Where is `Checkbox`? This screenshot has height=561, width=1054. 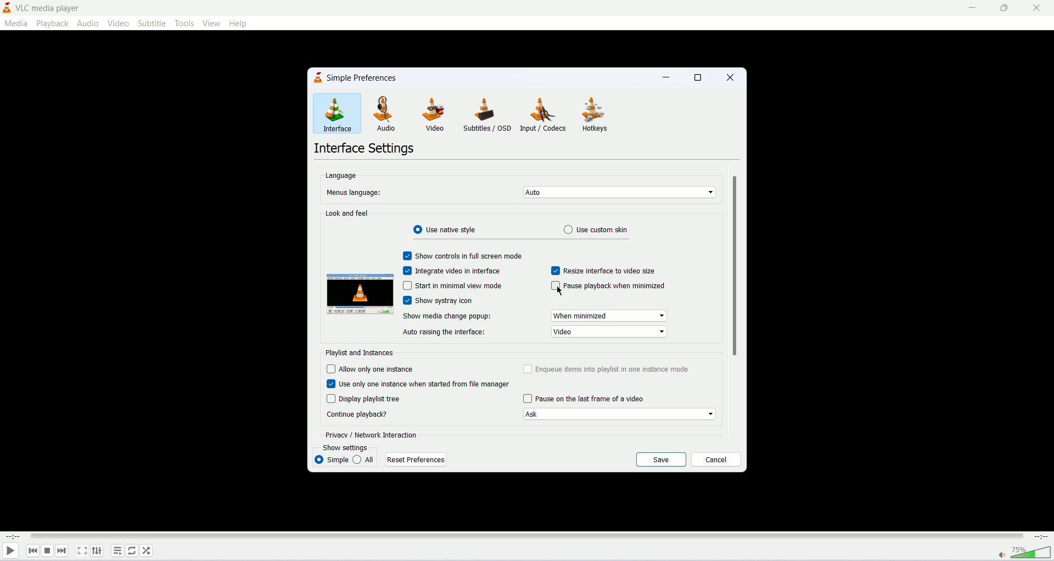
Checkbox is located at coordinates (527, 399).